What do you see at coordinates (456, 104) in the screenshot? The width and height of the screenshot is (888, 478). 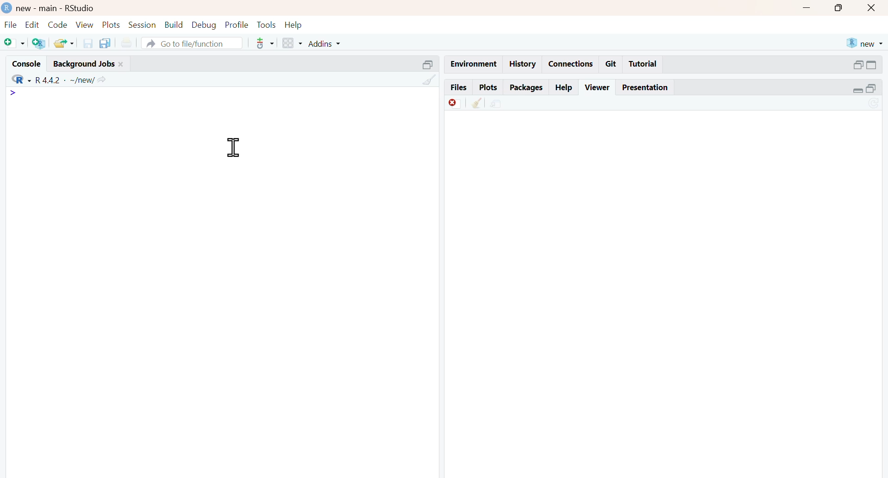 I see `discard` at bounding box center [456, 104].